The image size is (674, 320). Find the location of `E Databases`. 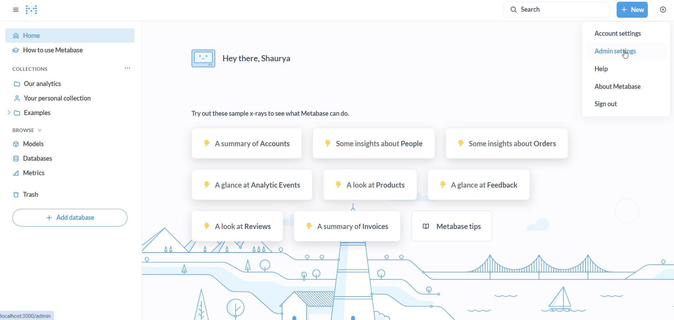

E Databases is located at coordinates (32, 158).